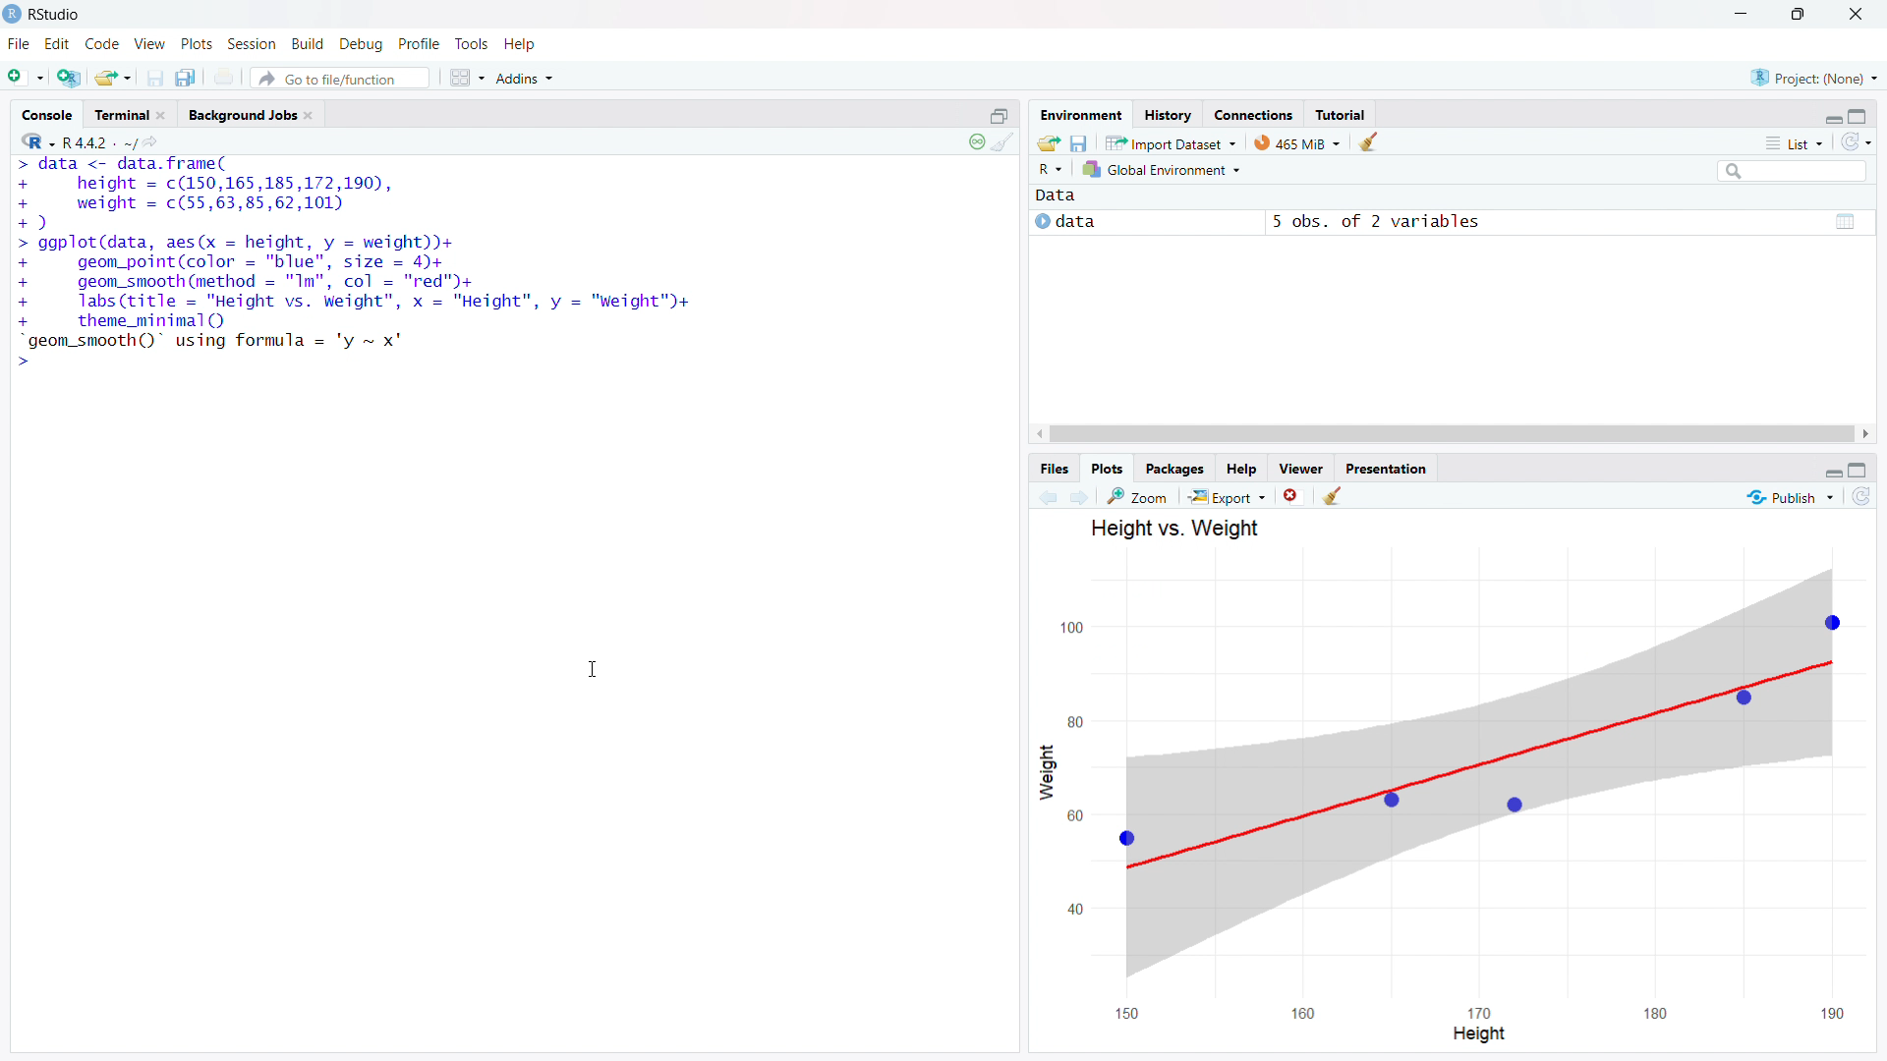  I want to click on tutorial, so click(1341, 114).